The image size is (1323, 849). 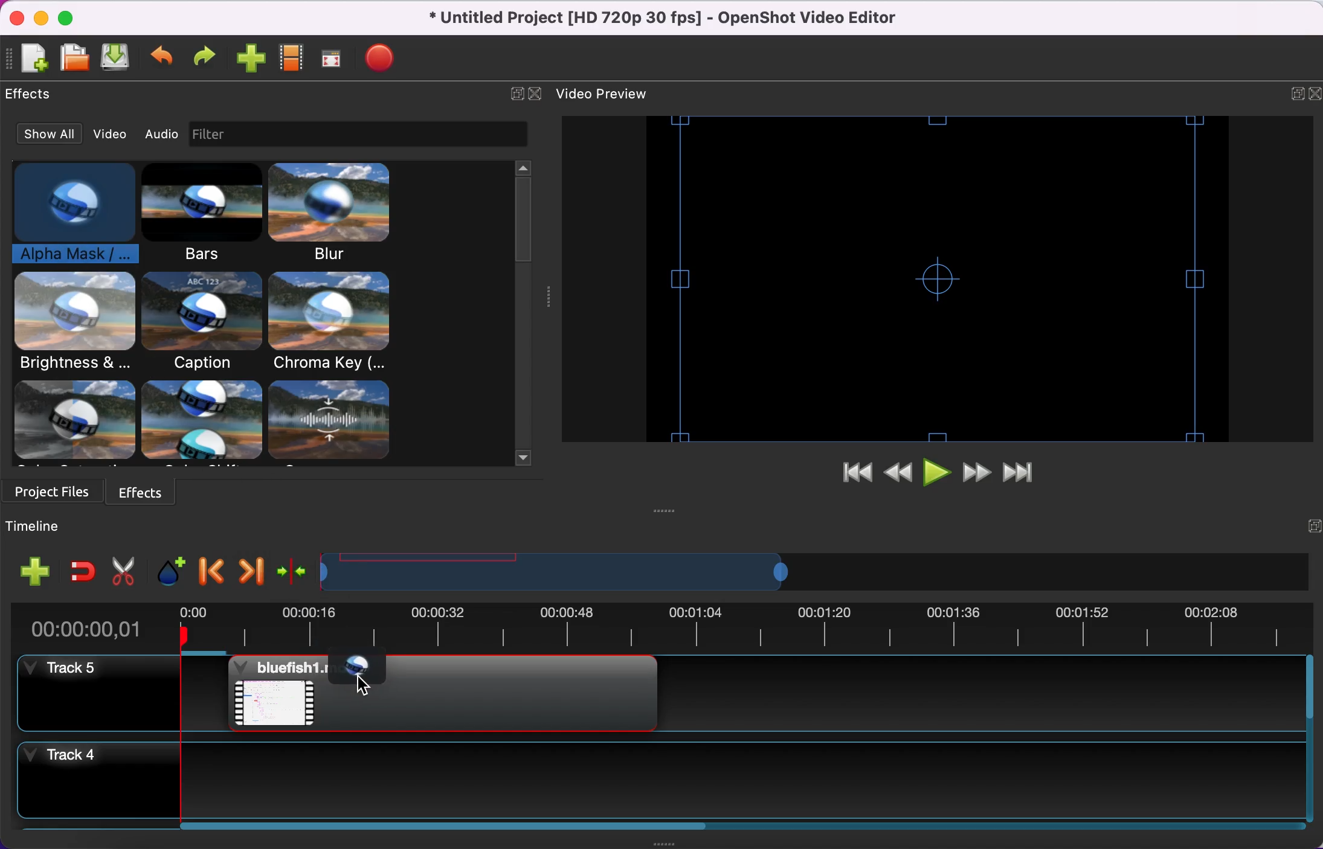 I want to click on video preview, so click(x=931, y=277).